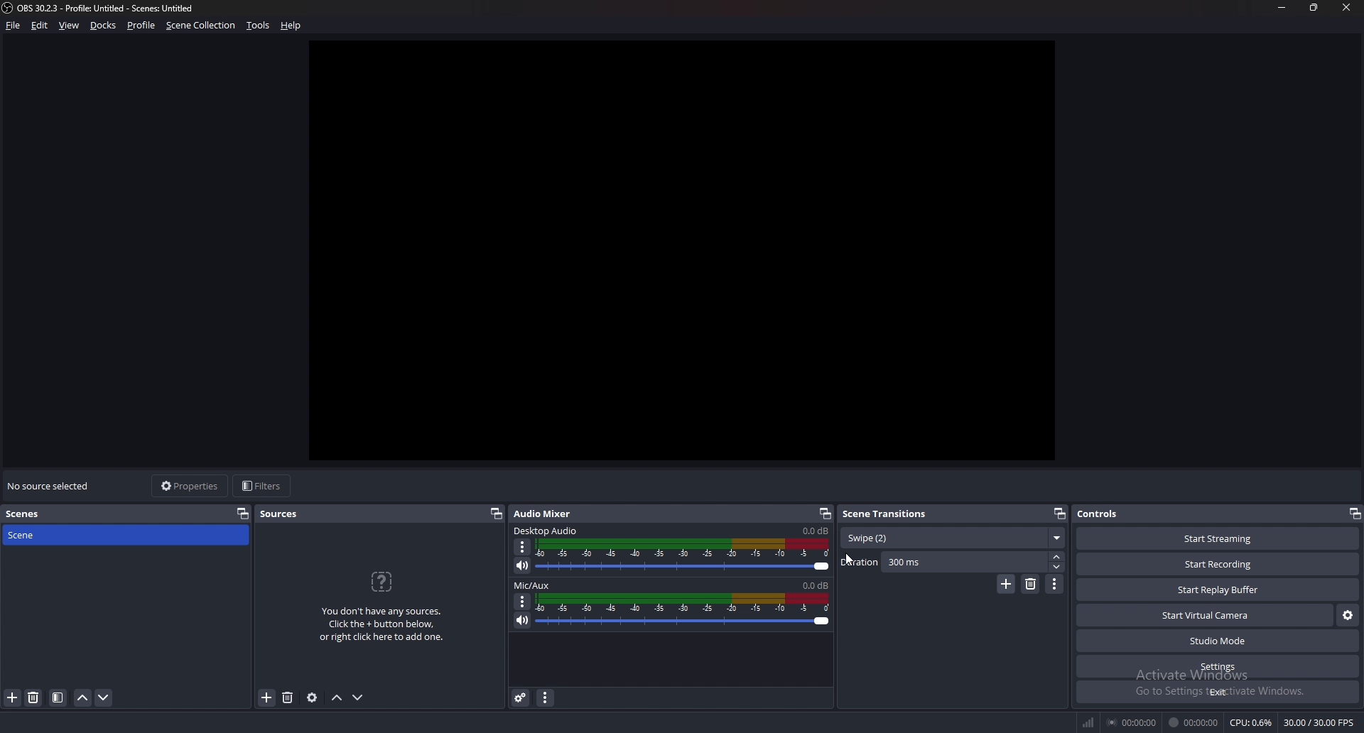  Describe the element at coordinates (1252, 723) in the screenshot. I see `CPU: 0.7%` at that location.